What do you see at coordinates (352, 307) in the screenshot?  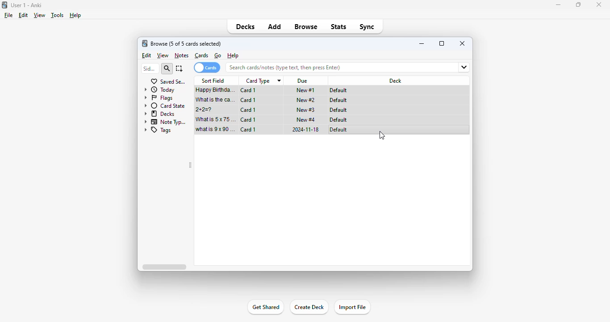 I see `import file` at bounding box center [352, 307].